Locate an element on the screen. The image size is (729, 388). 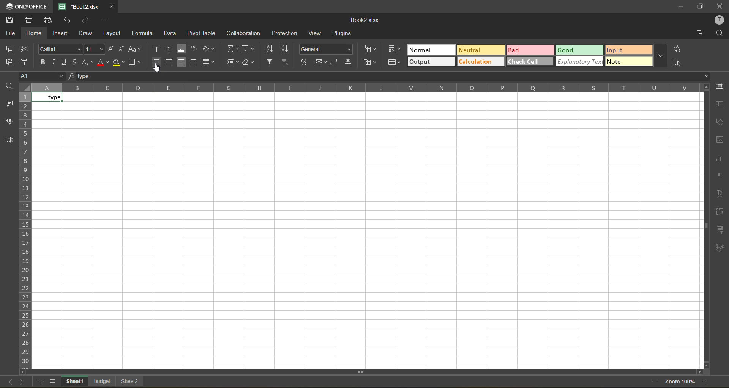
change case is located at coordinates (134, 50).